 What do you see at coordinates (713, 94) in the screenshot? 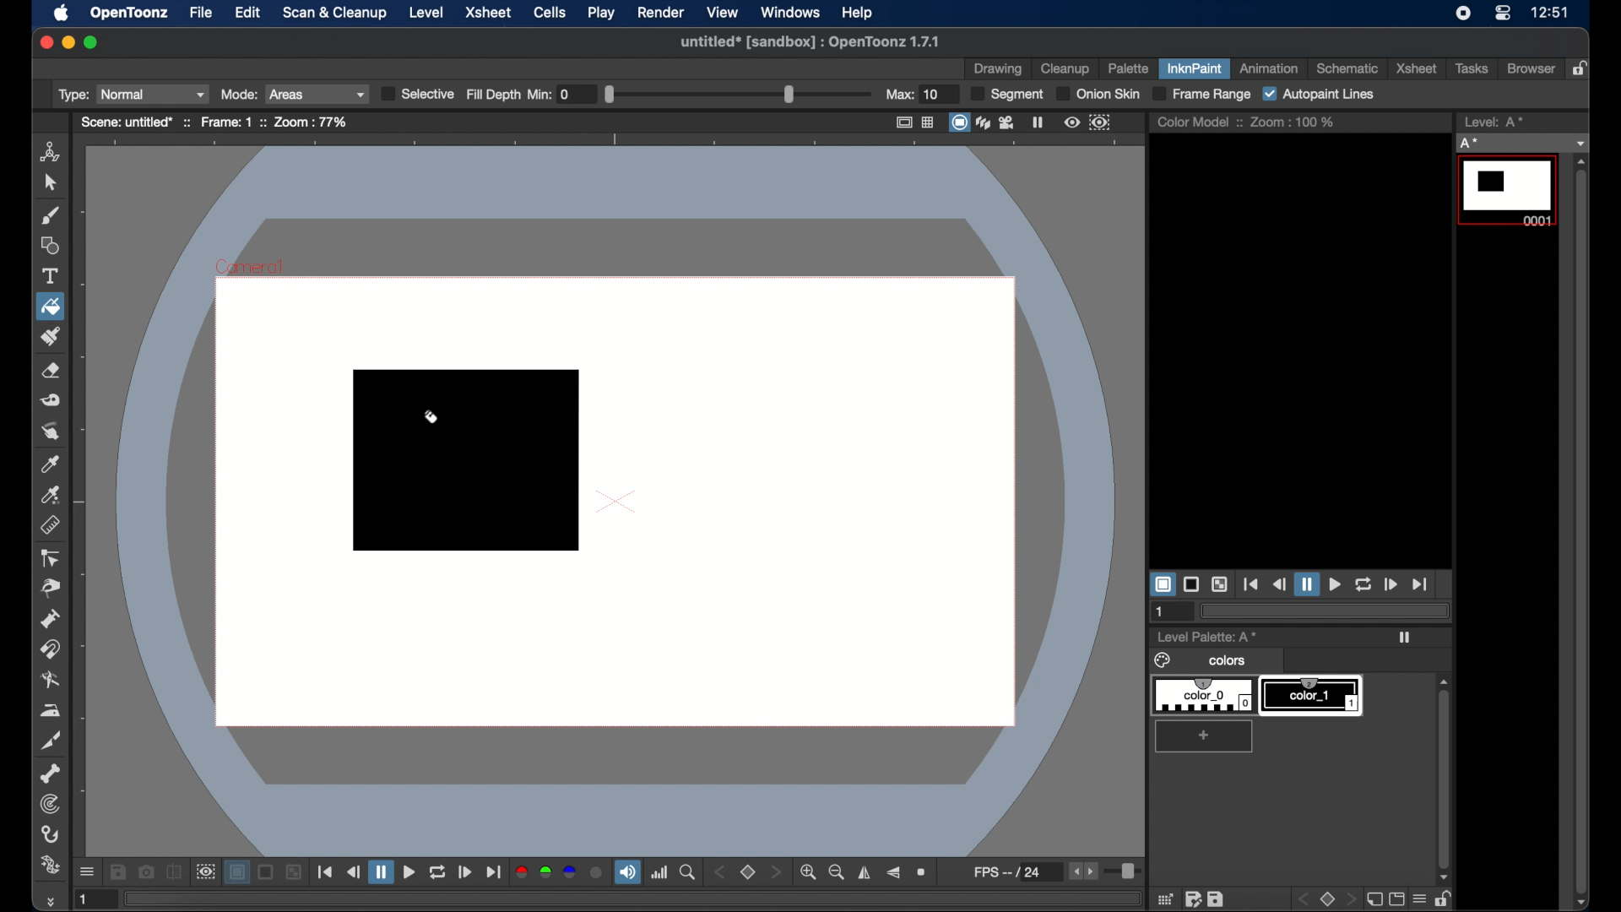
I see `fill depth` at bounding box center [713, 94].